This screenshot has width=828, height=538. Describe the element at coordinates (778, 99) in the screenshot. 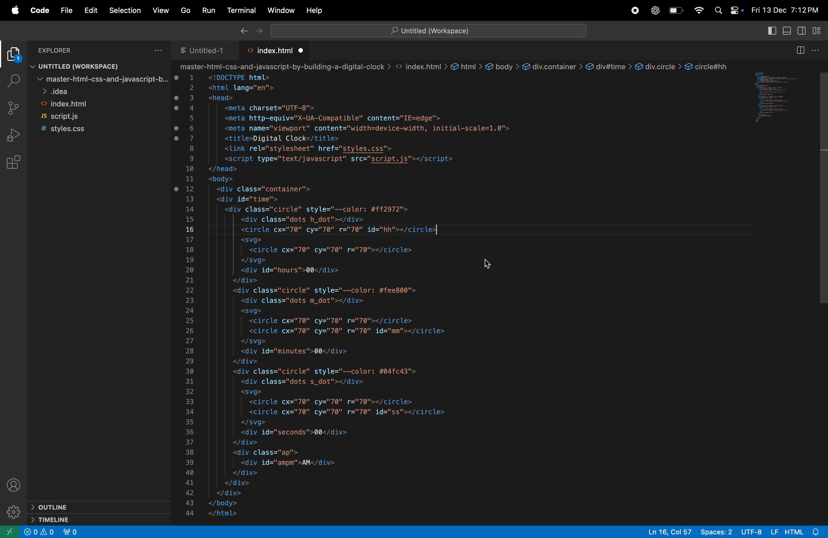

I see `window` at that location.